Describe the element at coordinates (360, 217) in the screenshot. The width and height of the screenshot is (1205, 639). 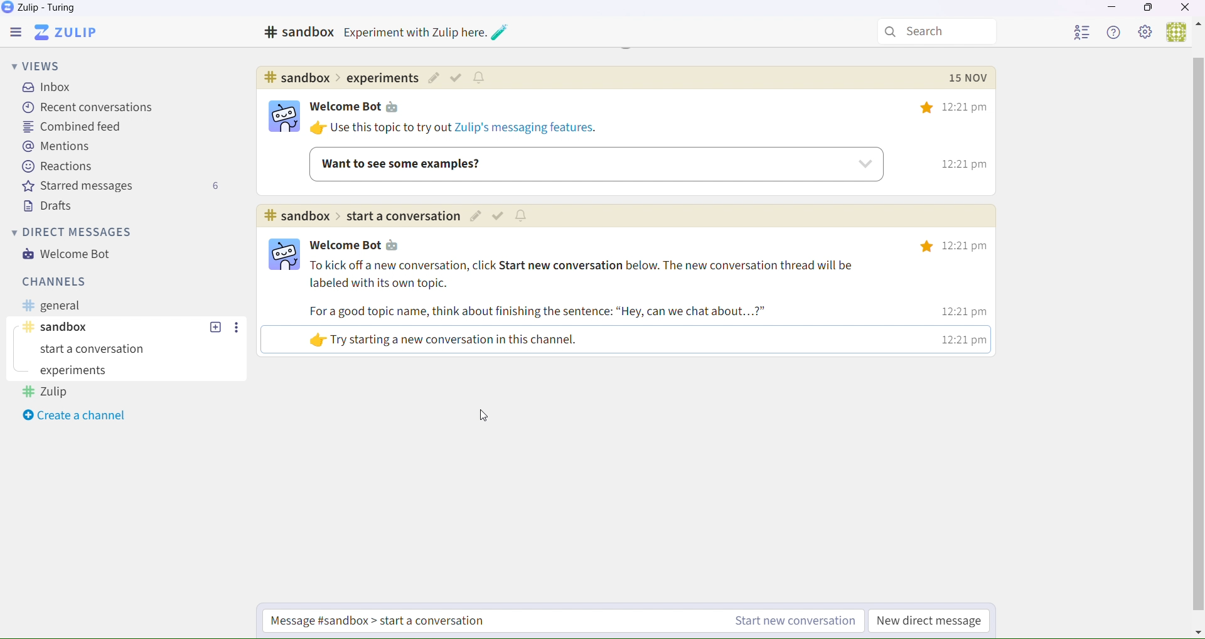
I see `#sandbox>Experiment` at that location.